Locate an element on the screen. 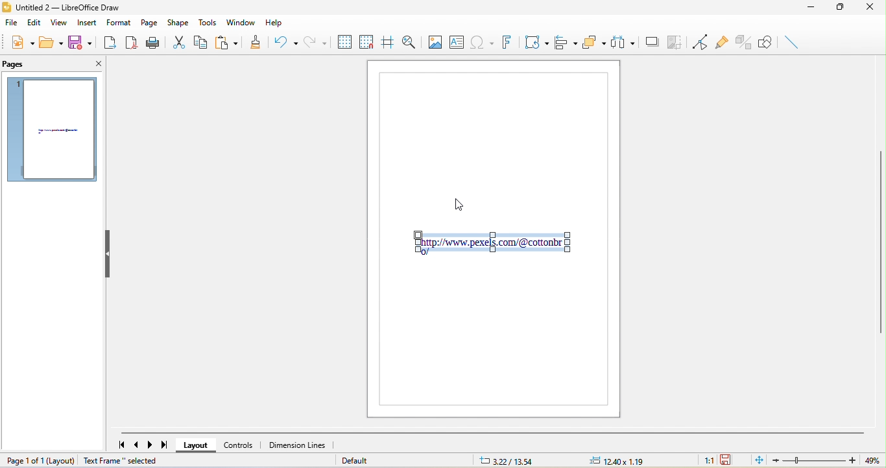  crop image is located at coordinates (673, 40).